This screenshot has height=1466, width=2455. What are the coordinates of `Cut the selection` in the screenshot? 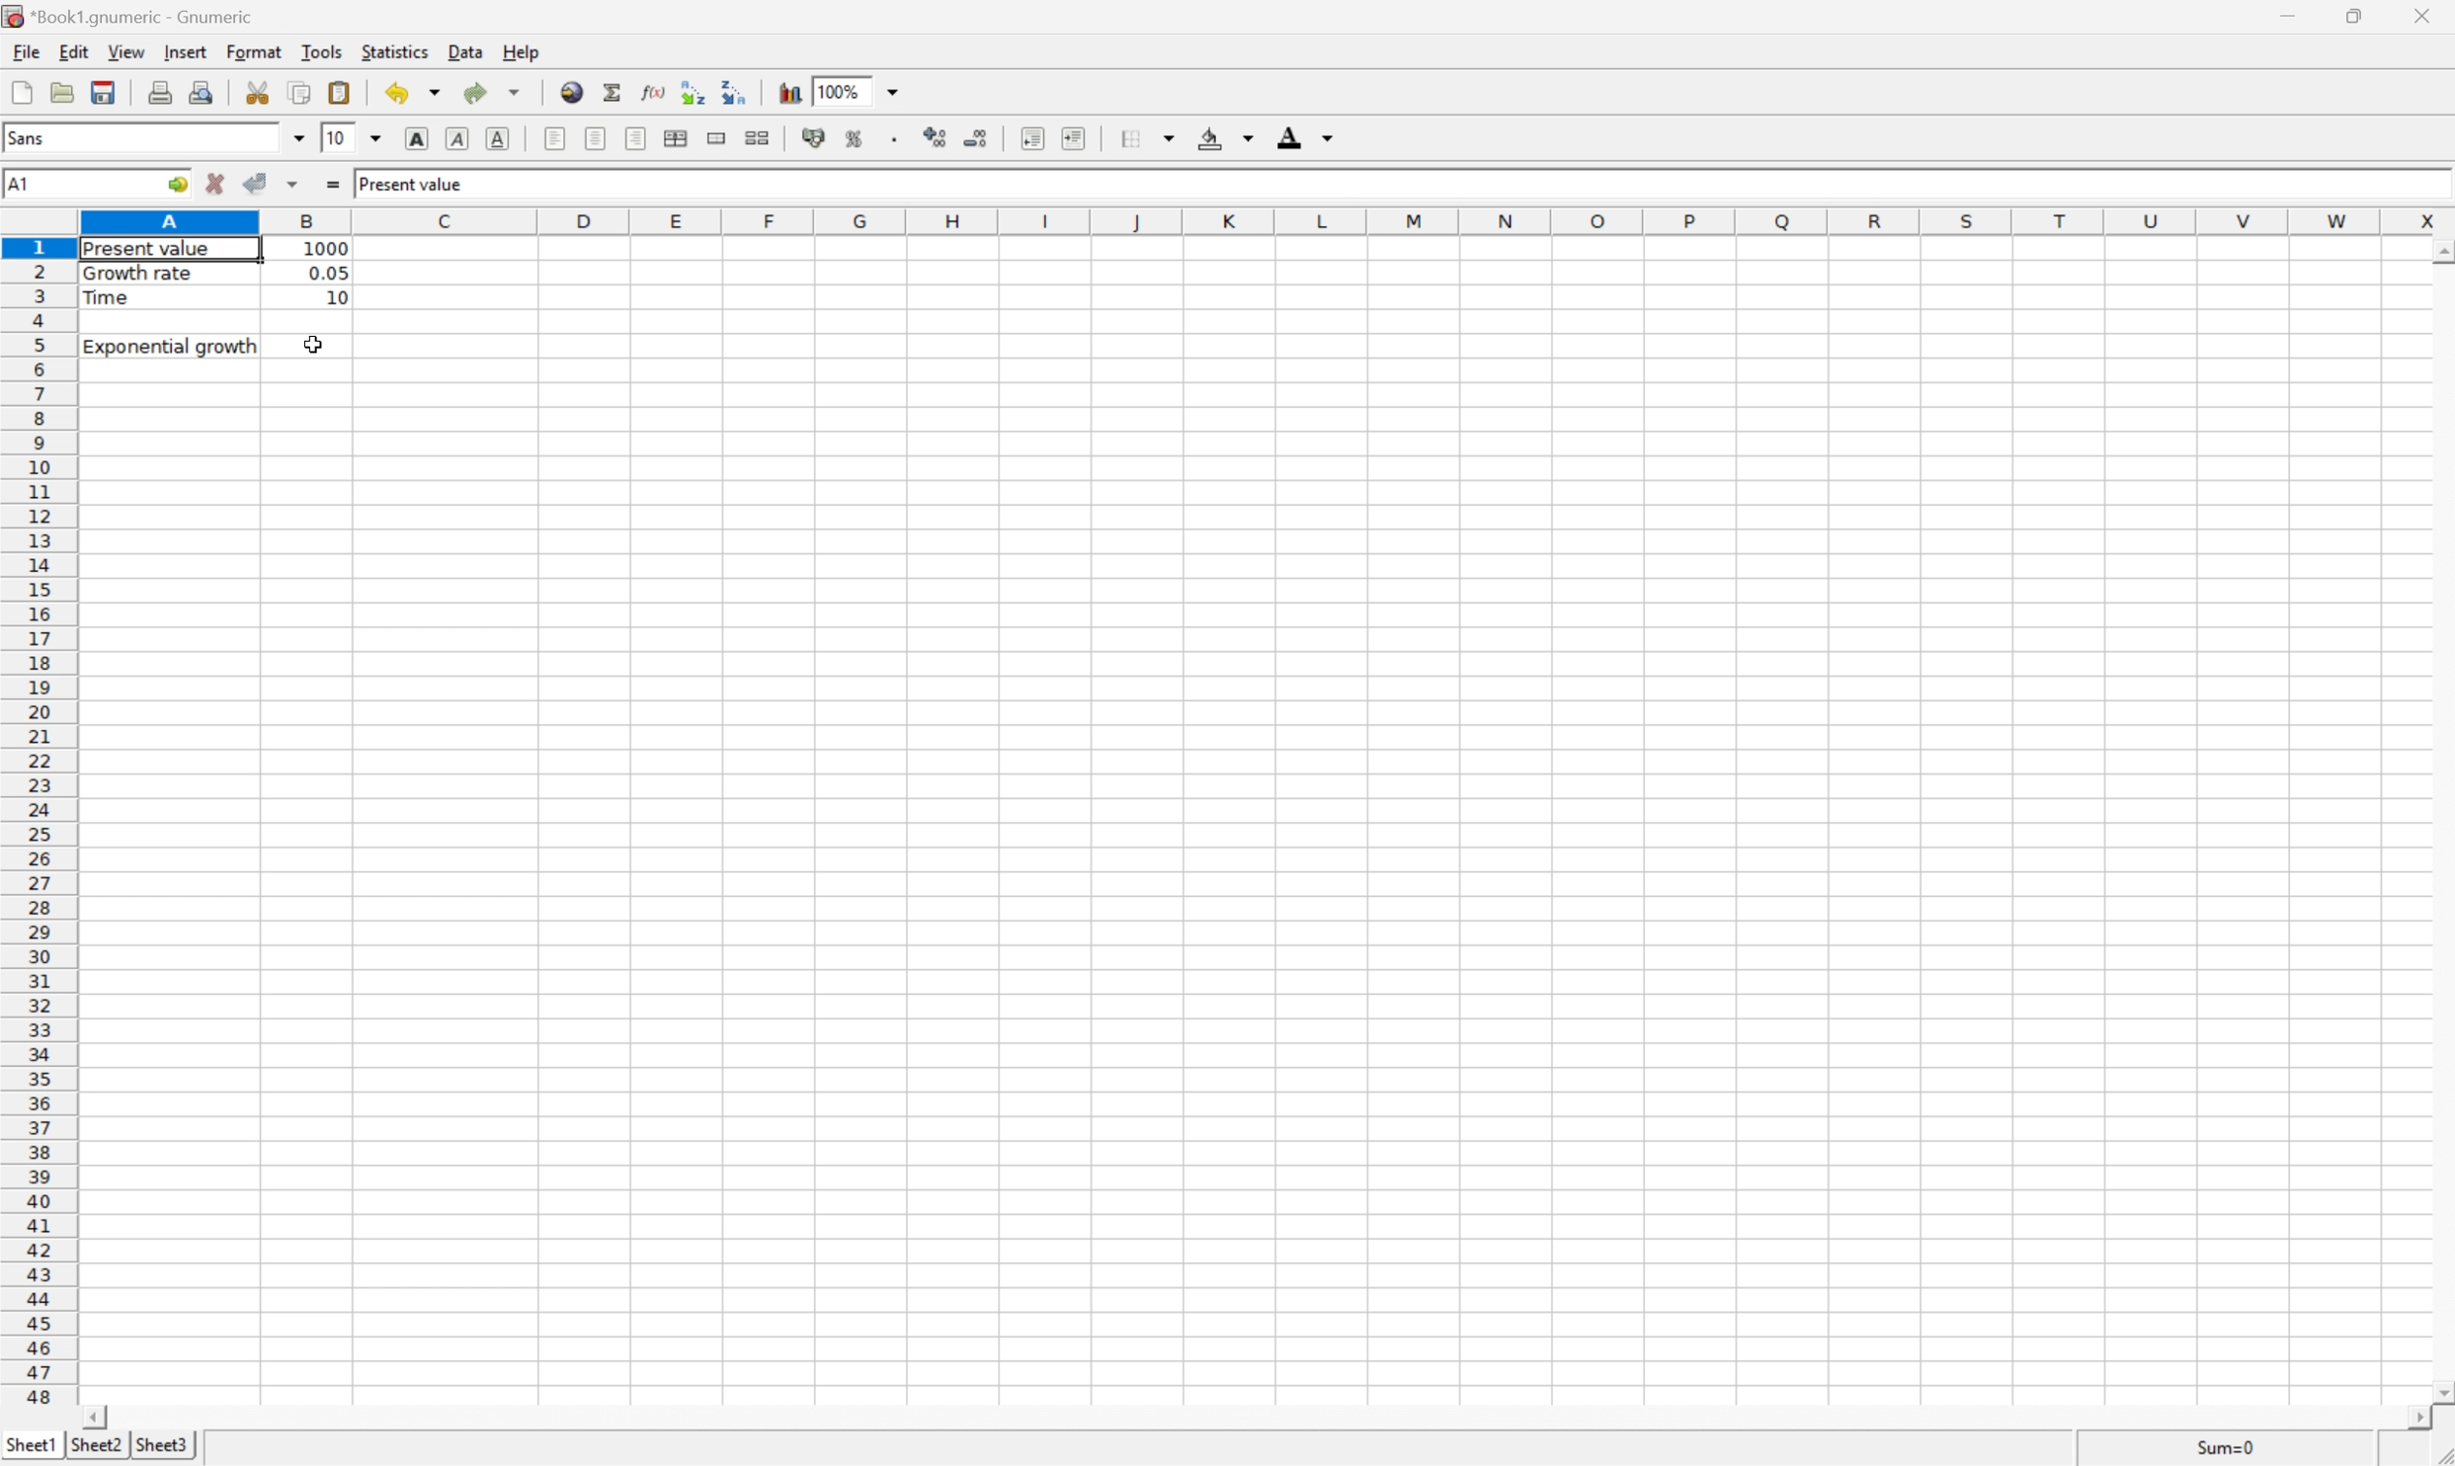 It's located at (258, 91).